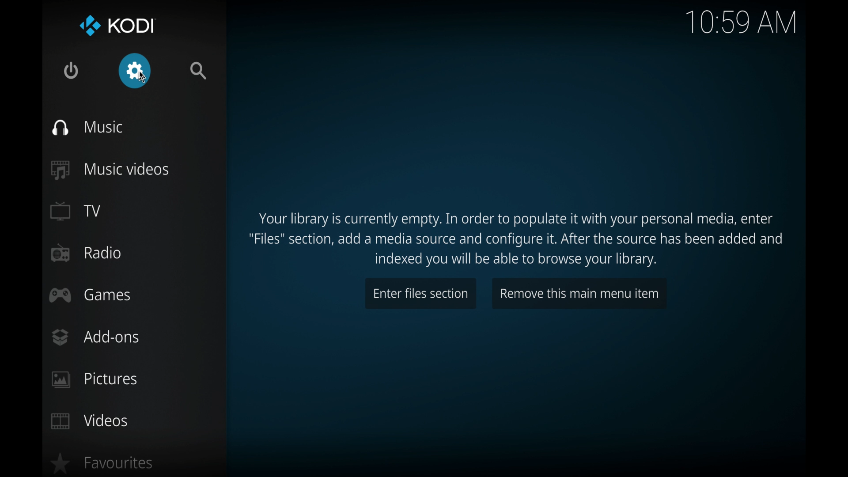 The height and width of the screenshot is (477, 848). Describe the element at coordinates (77, 211) in the screenshot. I see `TV` at that location.